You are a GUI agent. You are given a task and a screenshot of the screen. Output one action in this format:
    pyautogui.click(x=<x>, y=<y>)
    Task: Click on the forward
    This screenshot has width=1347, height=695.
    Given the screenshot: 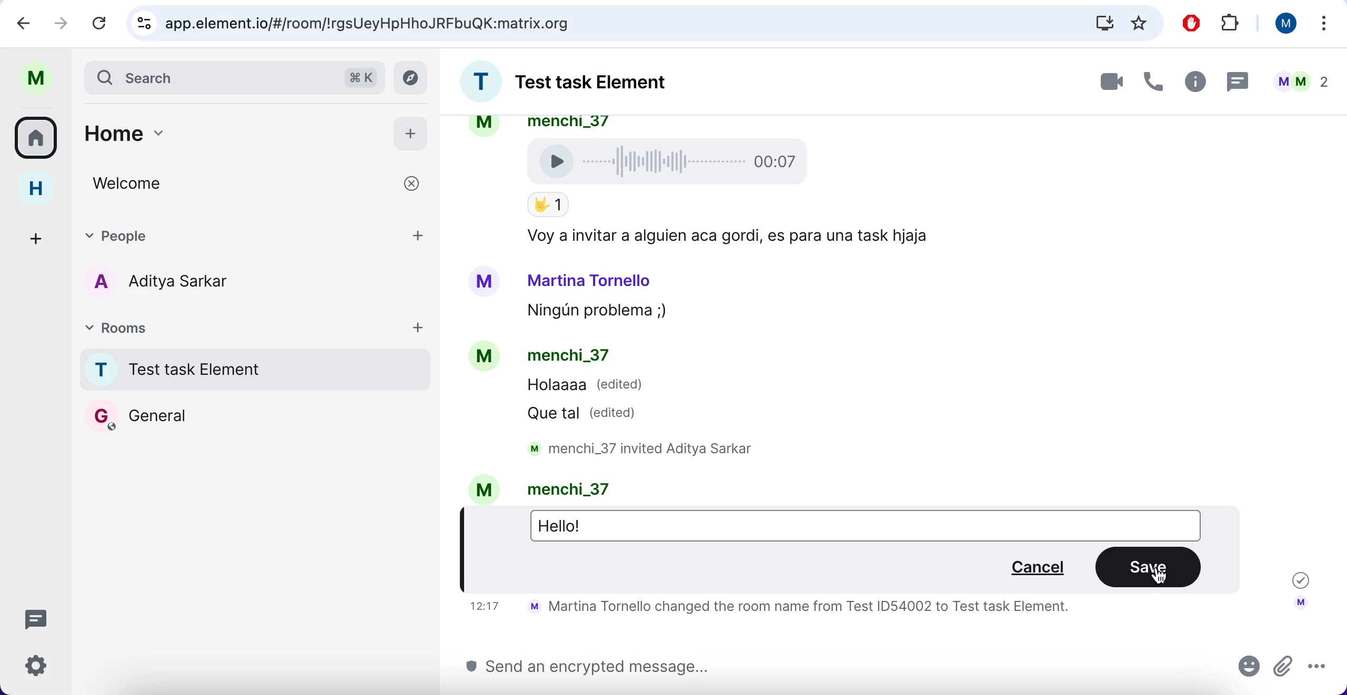 What is the action you would take?
    pyautogui.click(x=61, y=25)
    